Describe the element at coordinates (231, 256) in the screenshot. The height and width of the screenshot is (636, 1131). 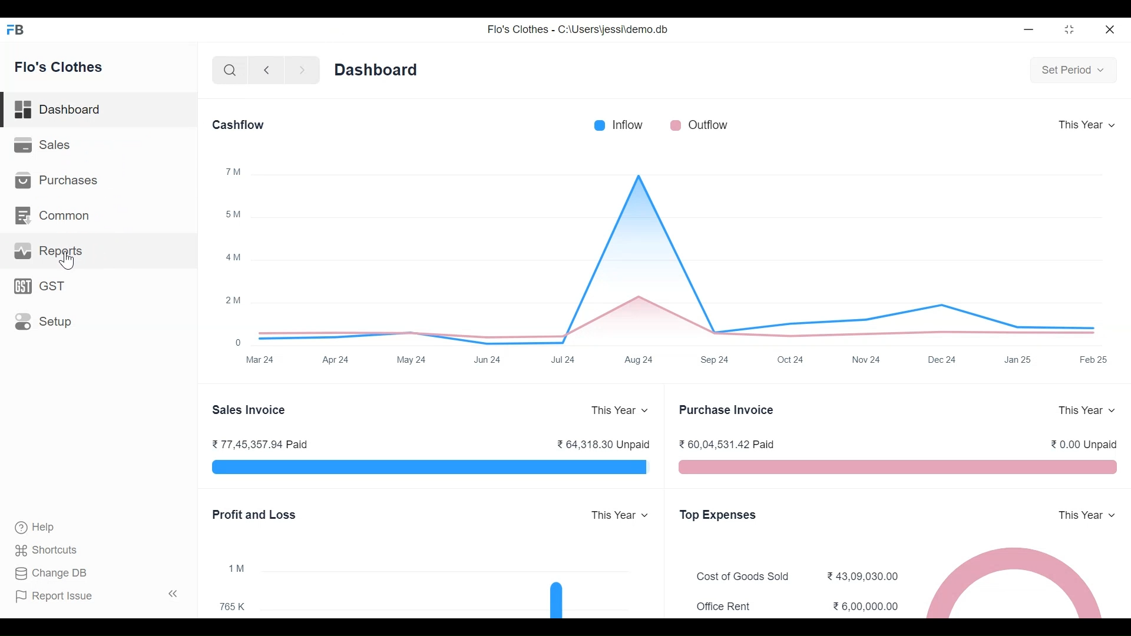
I see `4M` at that location.